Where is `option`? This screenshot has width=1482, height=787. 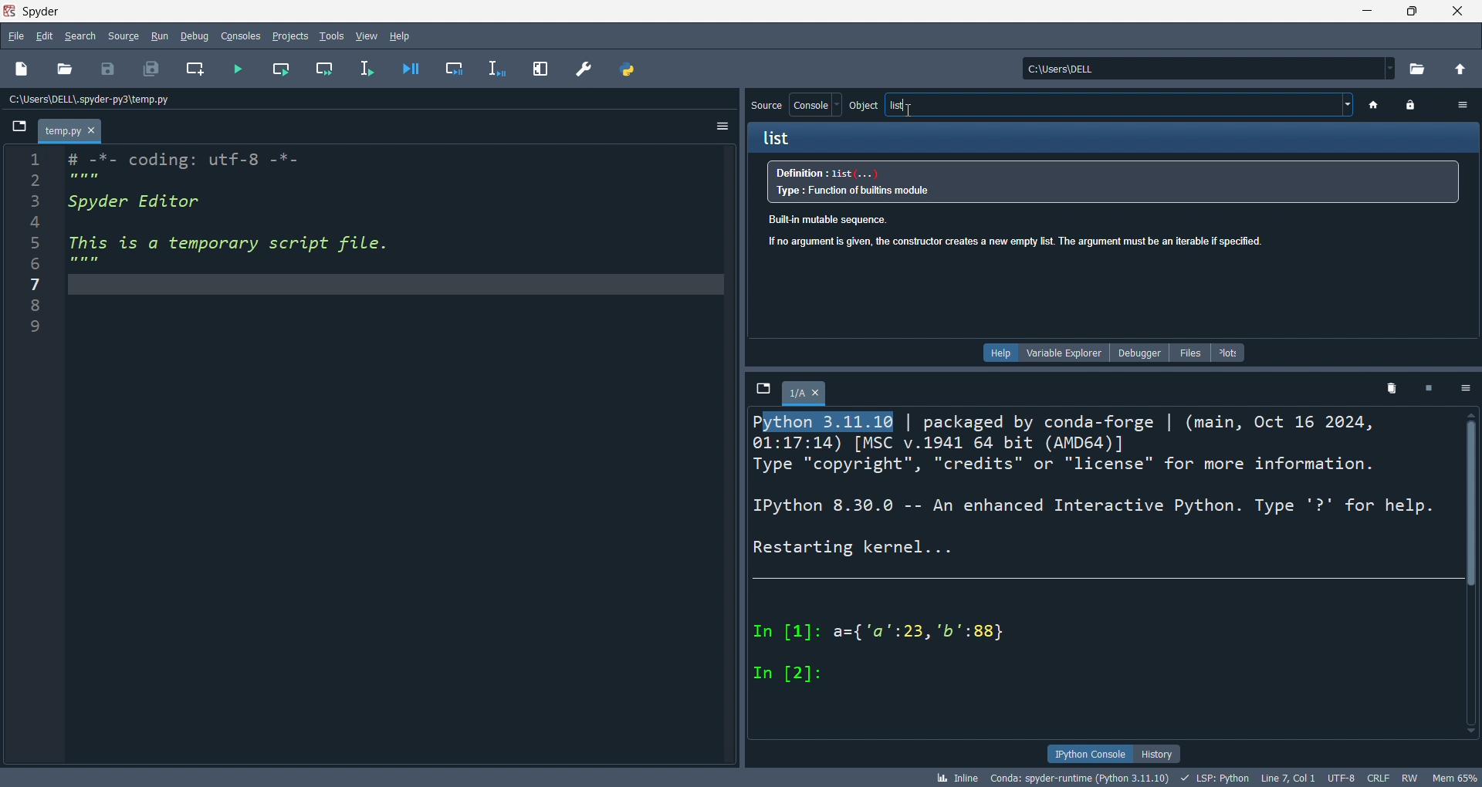
option is located at coordinates (1455, 105).